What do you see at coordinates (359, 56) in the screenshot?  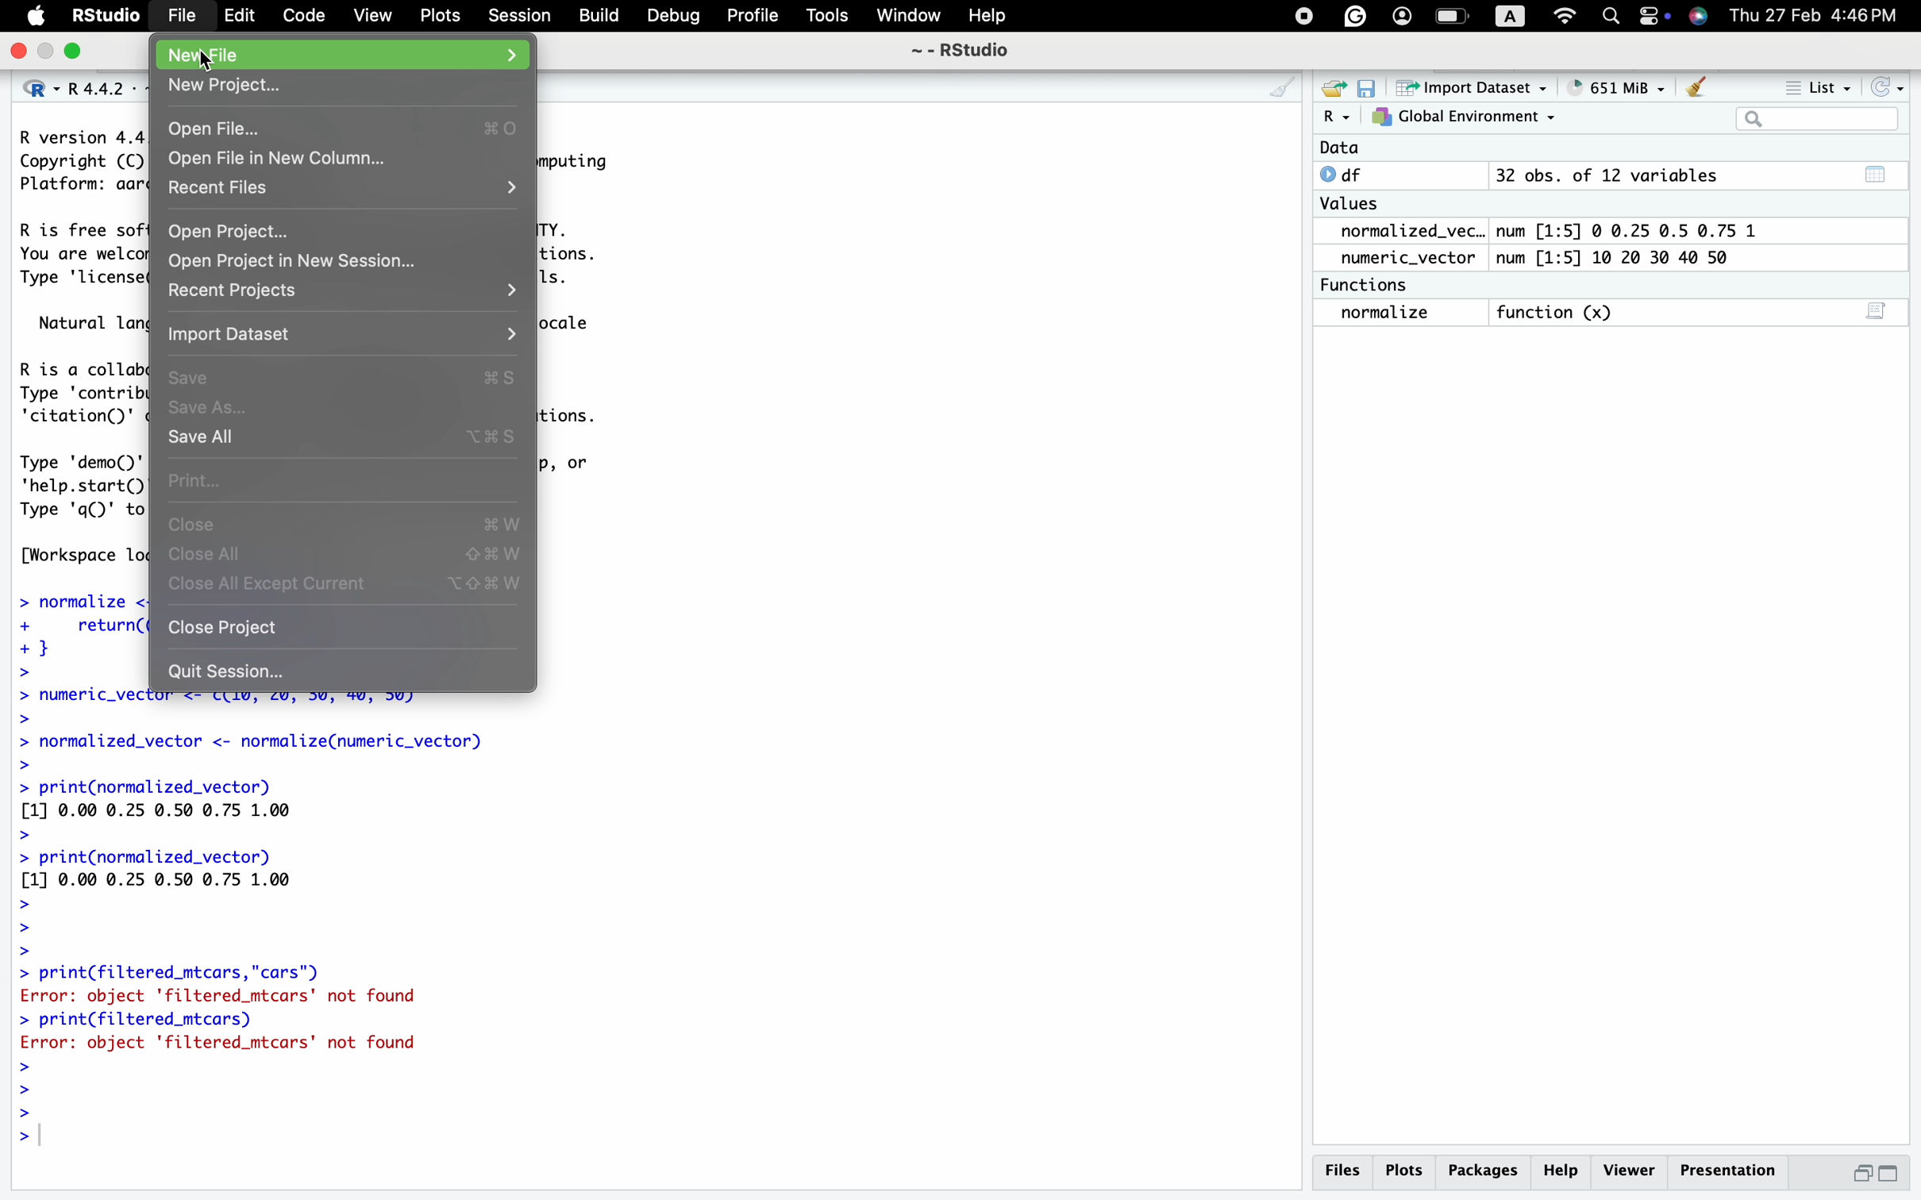 I see `Nev tile ` at bounding box center [359, 56].